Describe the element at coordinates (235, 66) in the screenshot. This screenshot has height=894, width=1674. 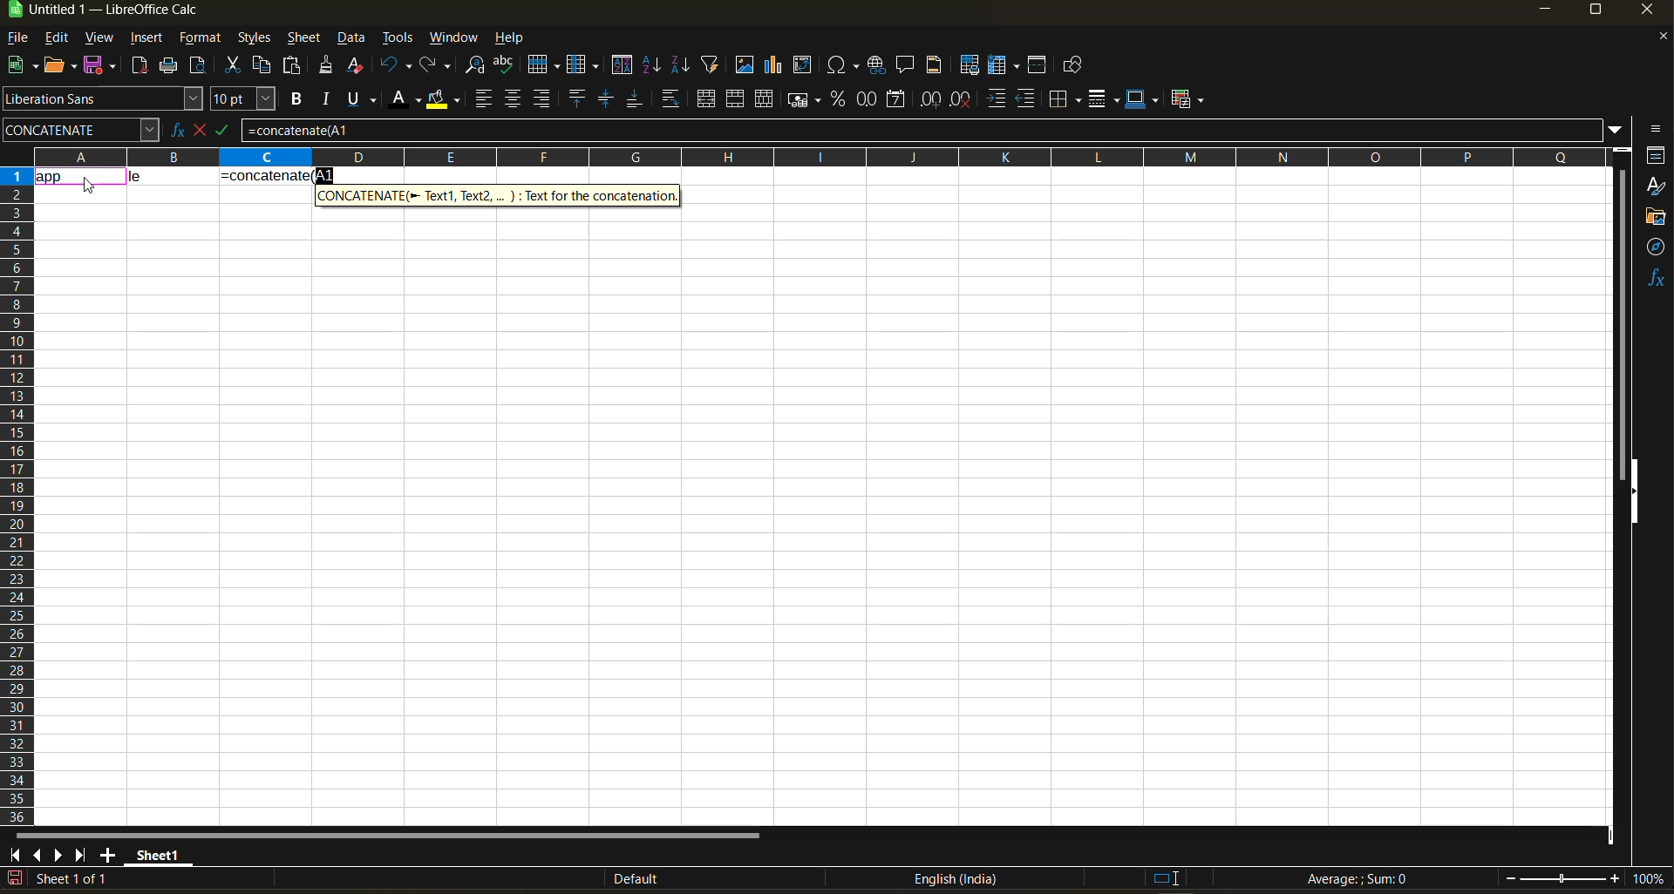
I see `cut` at that location.